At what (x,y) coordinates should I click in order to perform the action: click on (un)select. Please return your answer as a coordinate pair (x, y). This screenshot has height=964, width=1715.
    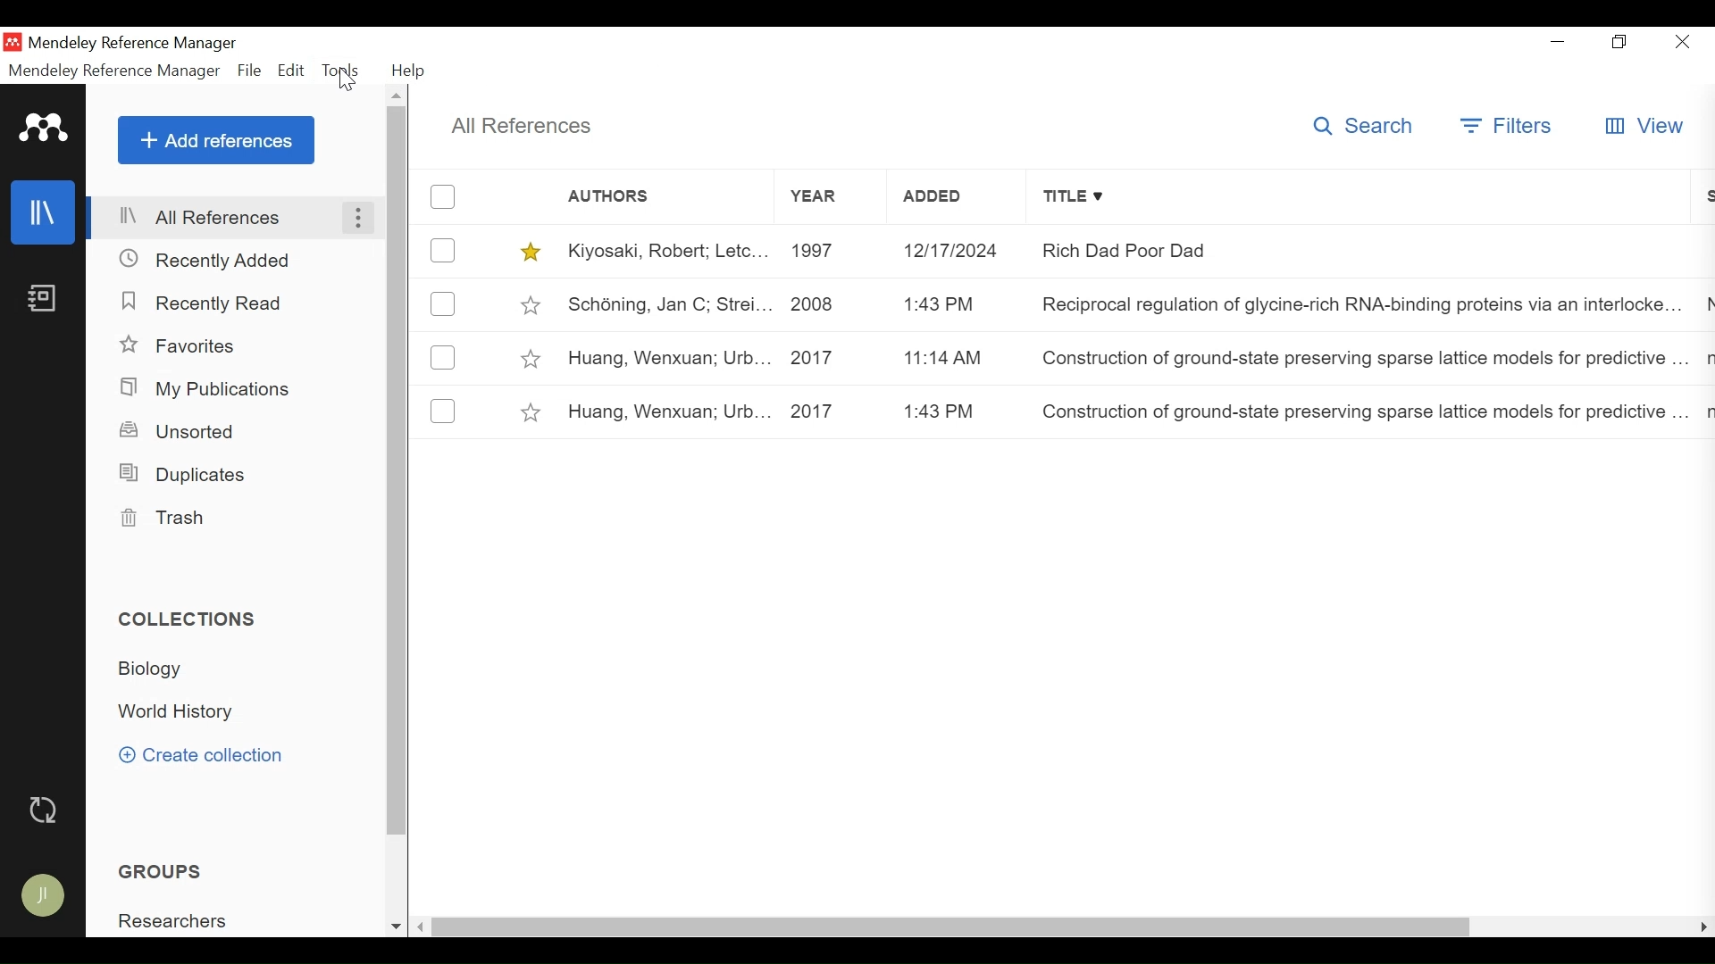
    Looking at the image, I should click on (442, 250).